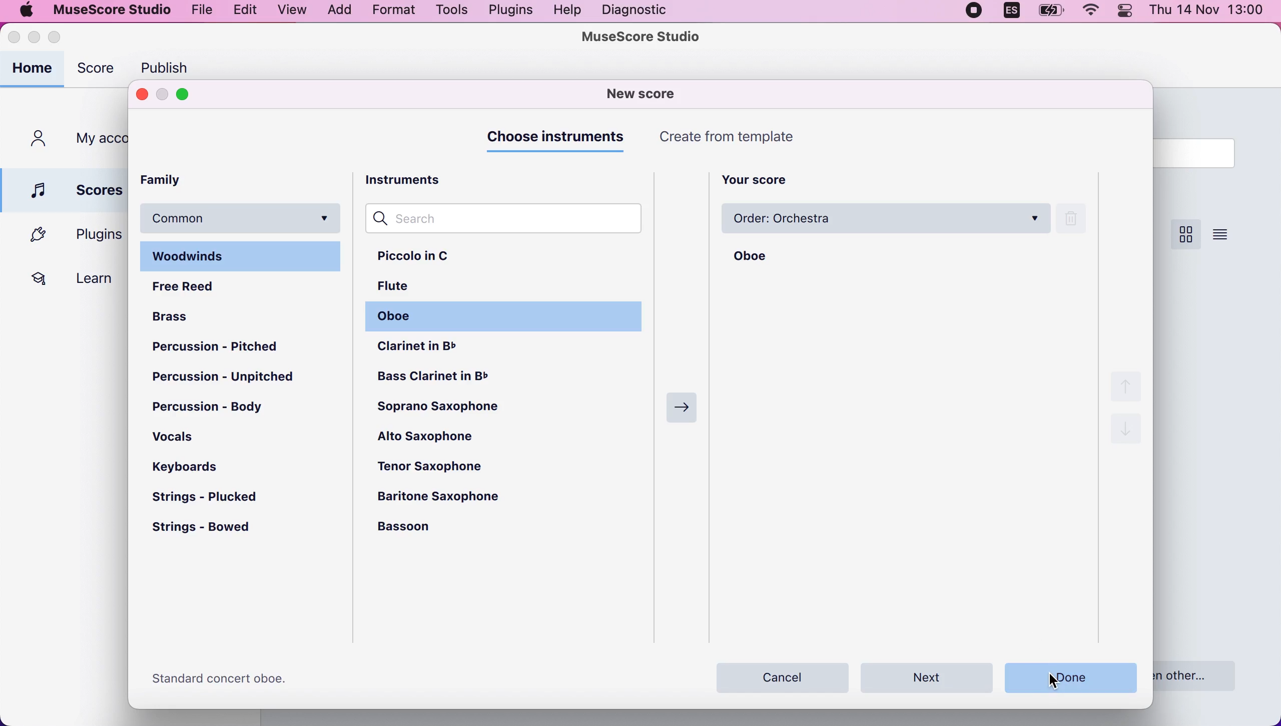 The height and width of the screenshot is (726, 1281). Describe the element at coordinates (415, 181) in the screenshot. I see `instruments` at that location.